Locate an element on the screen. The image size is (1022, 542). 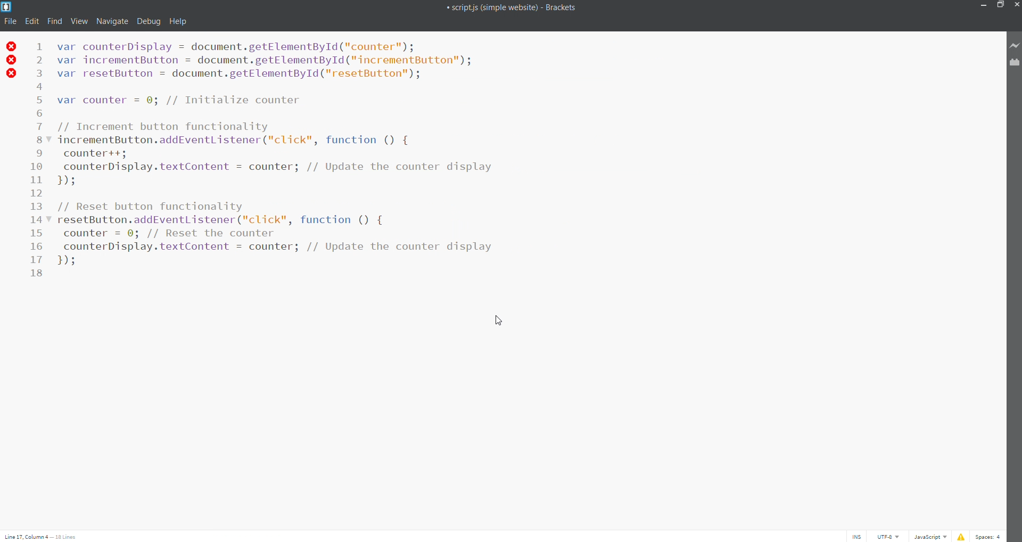
minimize is located at coordinates (984, 6).